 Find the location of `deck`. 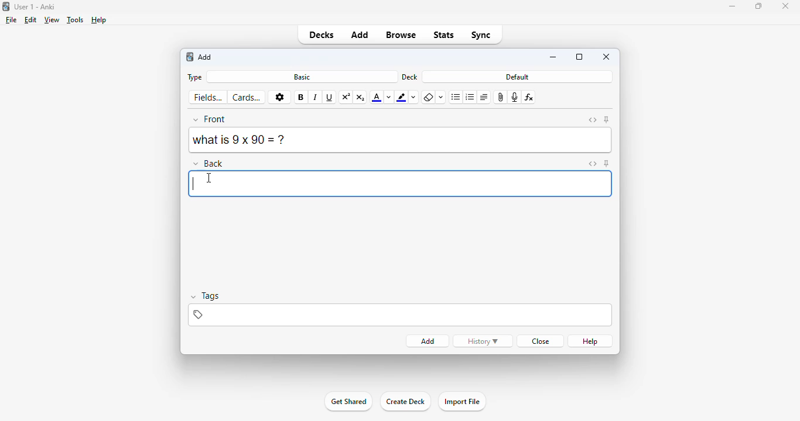

deck is located at coordinates (410, 77).